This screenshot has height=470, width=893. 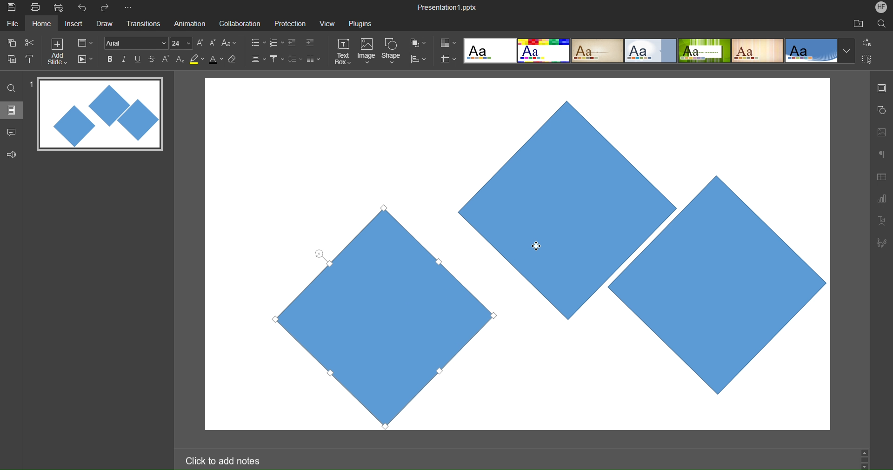 What do you see at coordinates (540, 243) in the screenshot?
I see `Cursor` at bounding box center [540, 243].